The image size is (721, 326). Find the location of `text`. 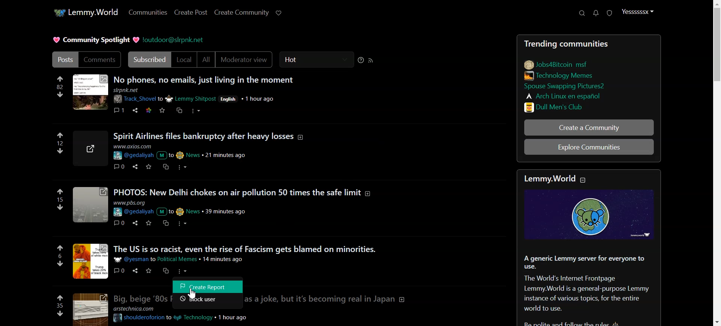

text is located at coordinates (554, 179).